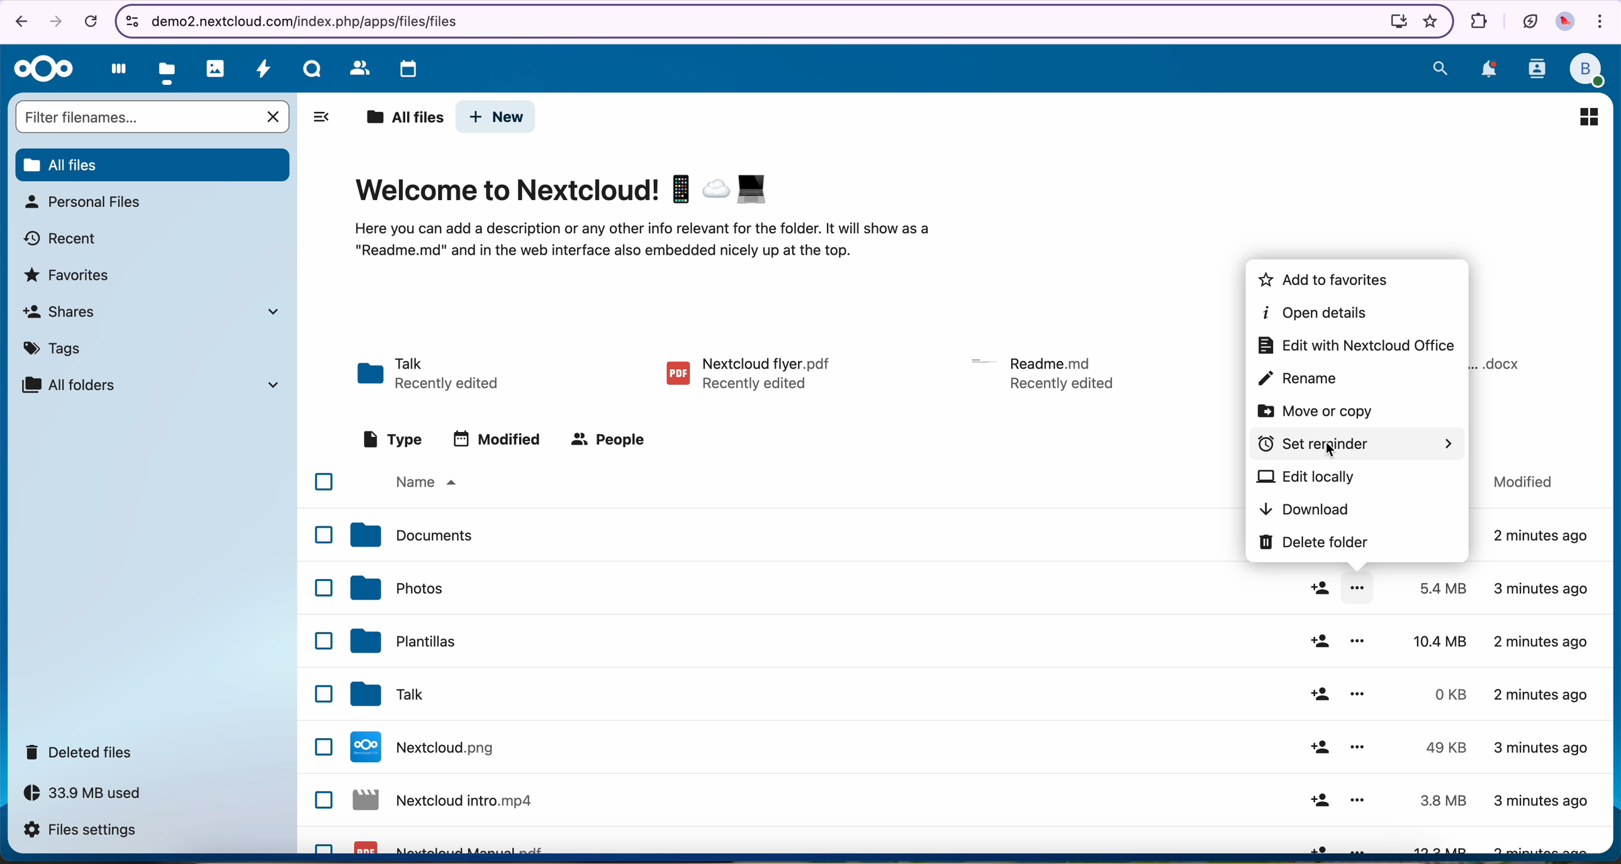 The width and height of the screenshot is (1621, 864). Describe the element at coordinates (1320, 280) in the screenshot. I see `add to favorites` at that location.